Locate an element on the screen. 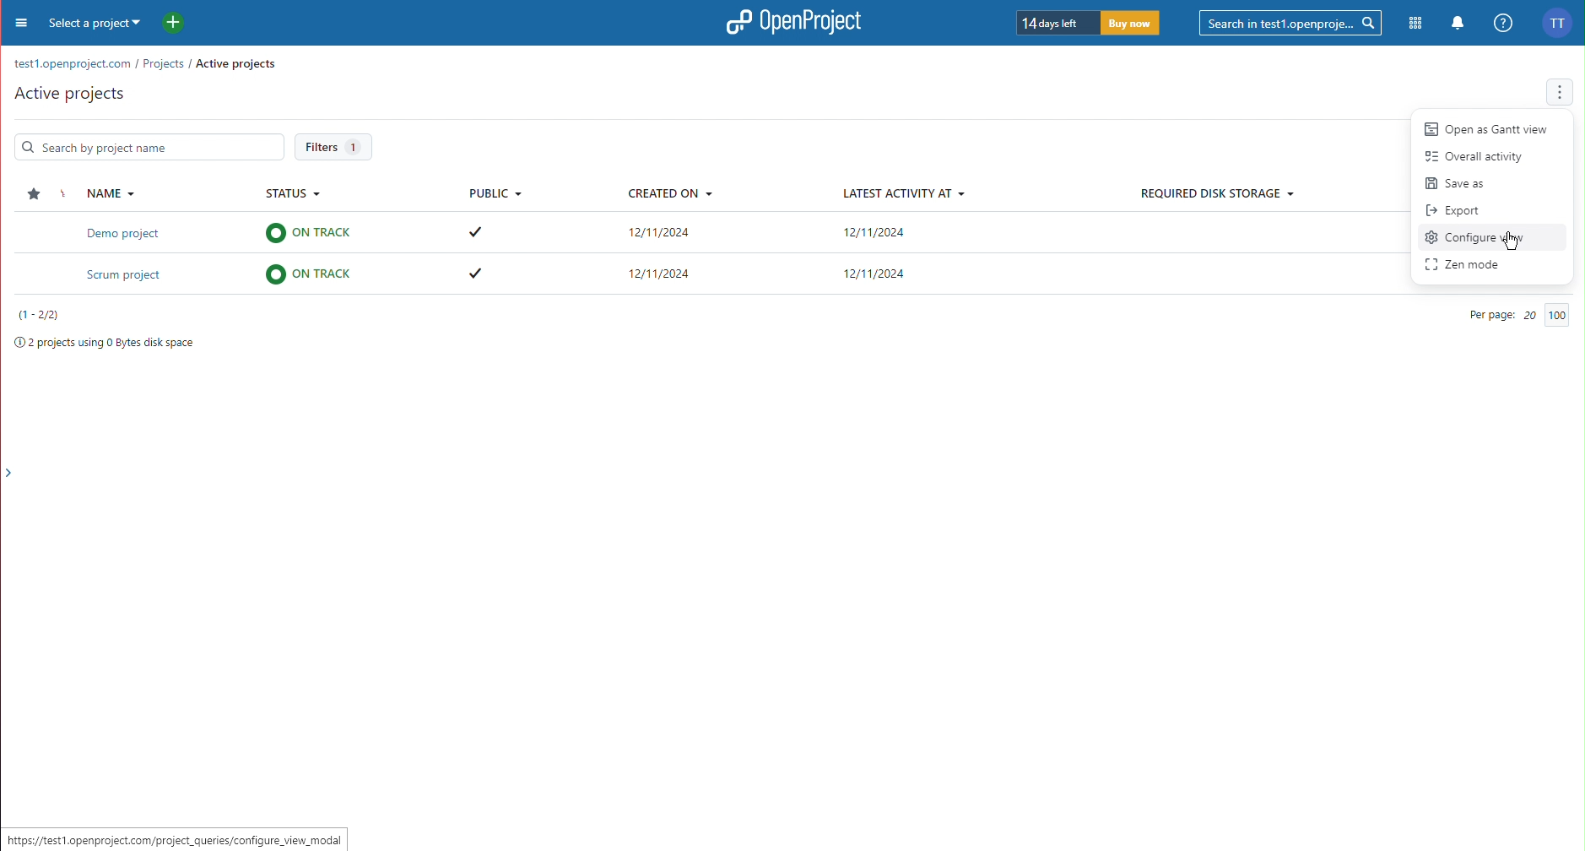  Select a project is located at coordinates (116, 23).